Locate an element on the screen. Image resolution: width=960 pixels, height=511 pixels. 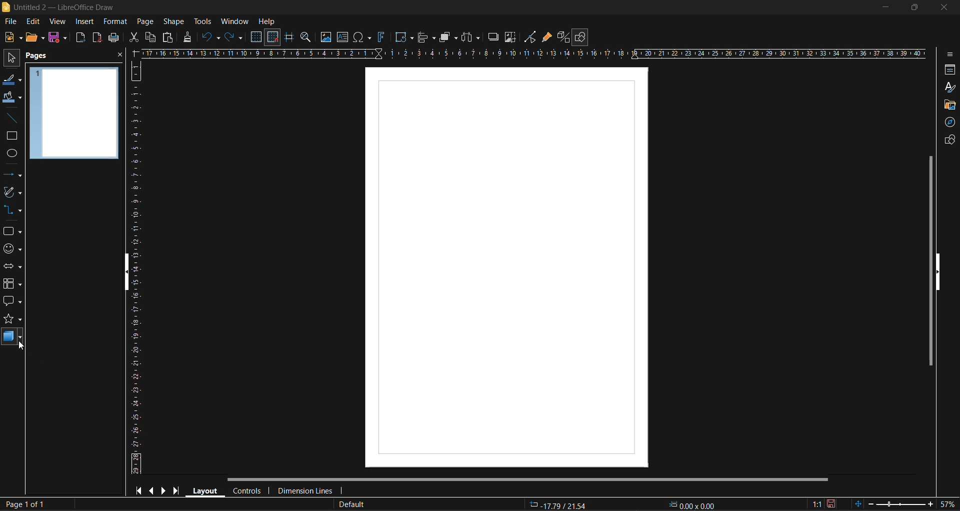
help is located at coordinates (267, 22).